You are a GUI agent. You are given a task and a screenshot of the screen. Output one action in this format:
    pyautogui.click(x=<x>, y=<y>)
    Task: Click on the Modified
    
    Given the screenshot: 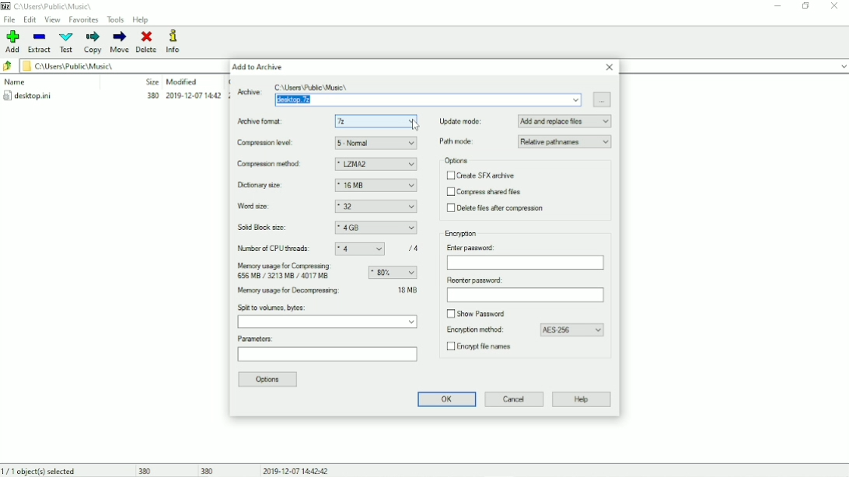 What is the action you would take?
    pyautogui.click(x=183, y=82)
    